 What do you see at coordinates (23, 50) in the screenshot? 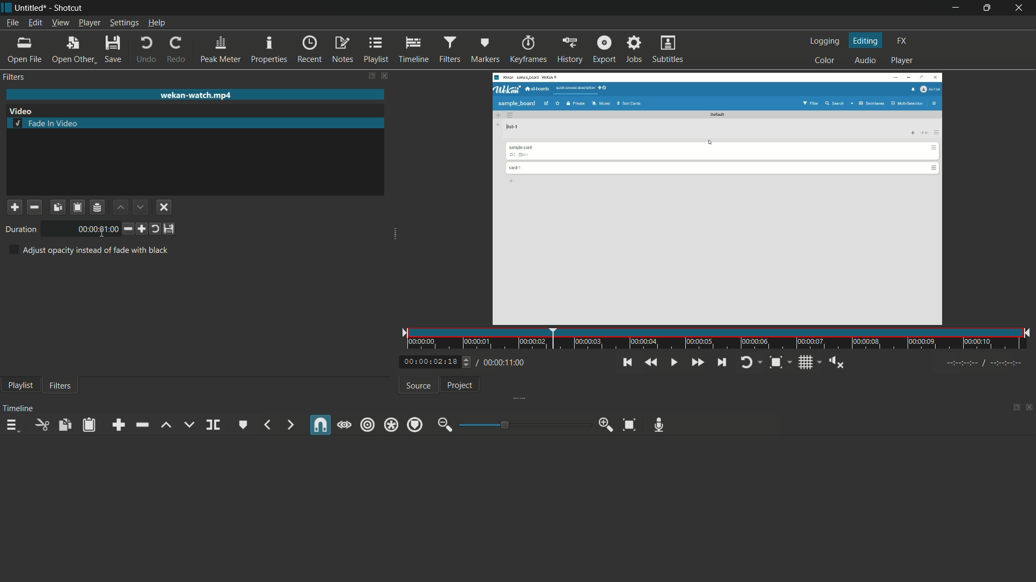
I see `open file` at bounding box center [23, 50].